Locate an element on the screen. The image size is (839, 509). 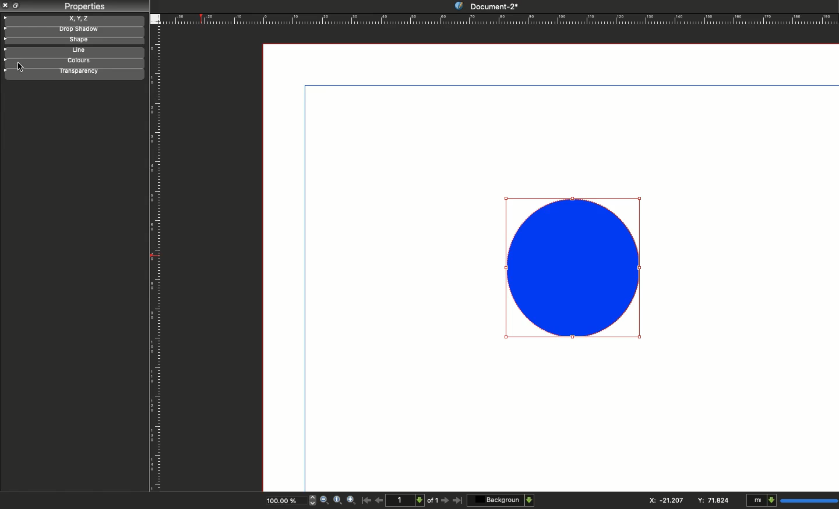
cursor is located at coordinates (19, 68).